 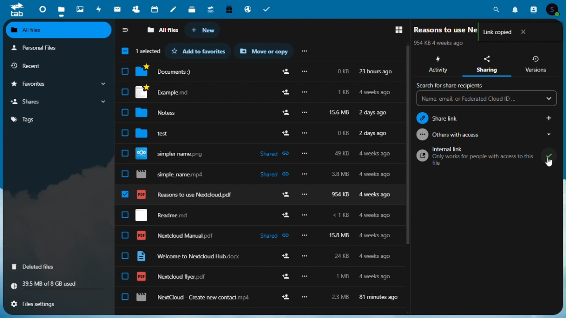 I want to click on Search for share recipients, so click(x=487, y=94).